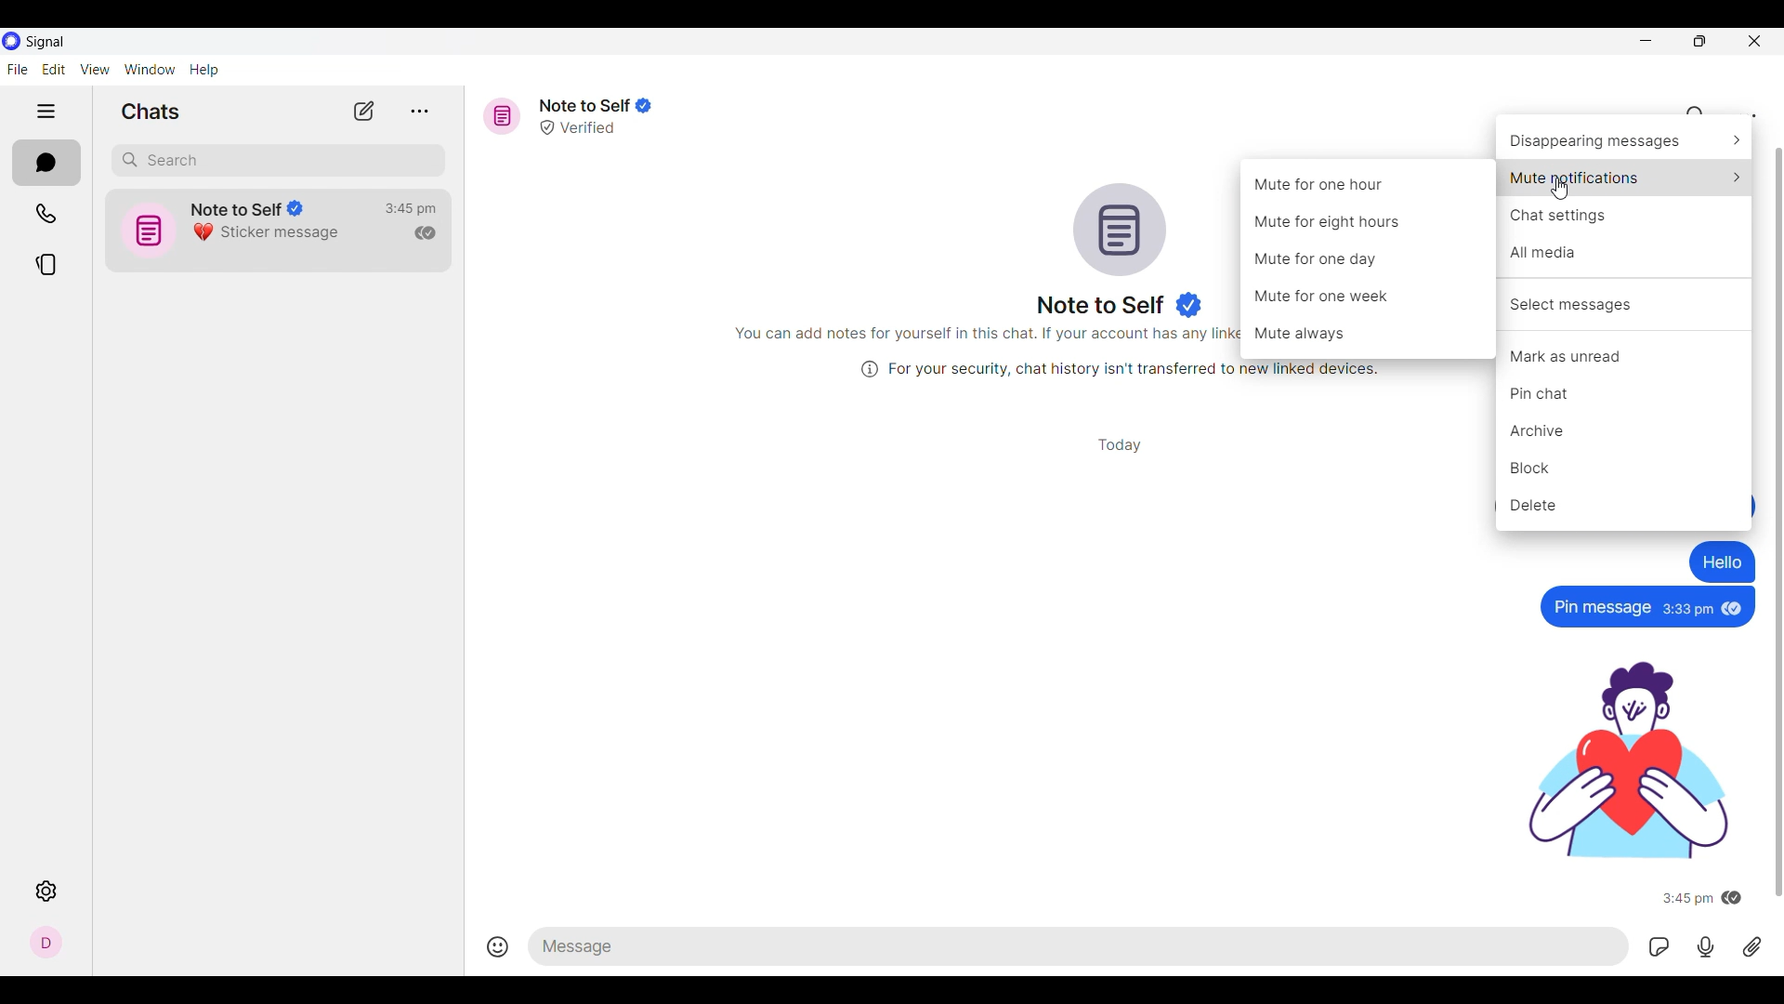 The height and width of the screenshot is (1004, 1784). Describe the element at coordinates (502, 116) in the screenshot. I see `Message icon` at that location.